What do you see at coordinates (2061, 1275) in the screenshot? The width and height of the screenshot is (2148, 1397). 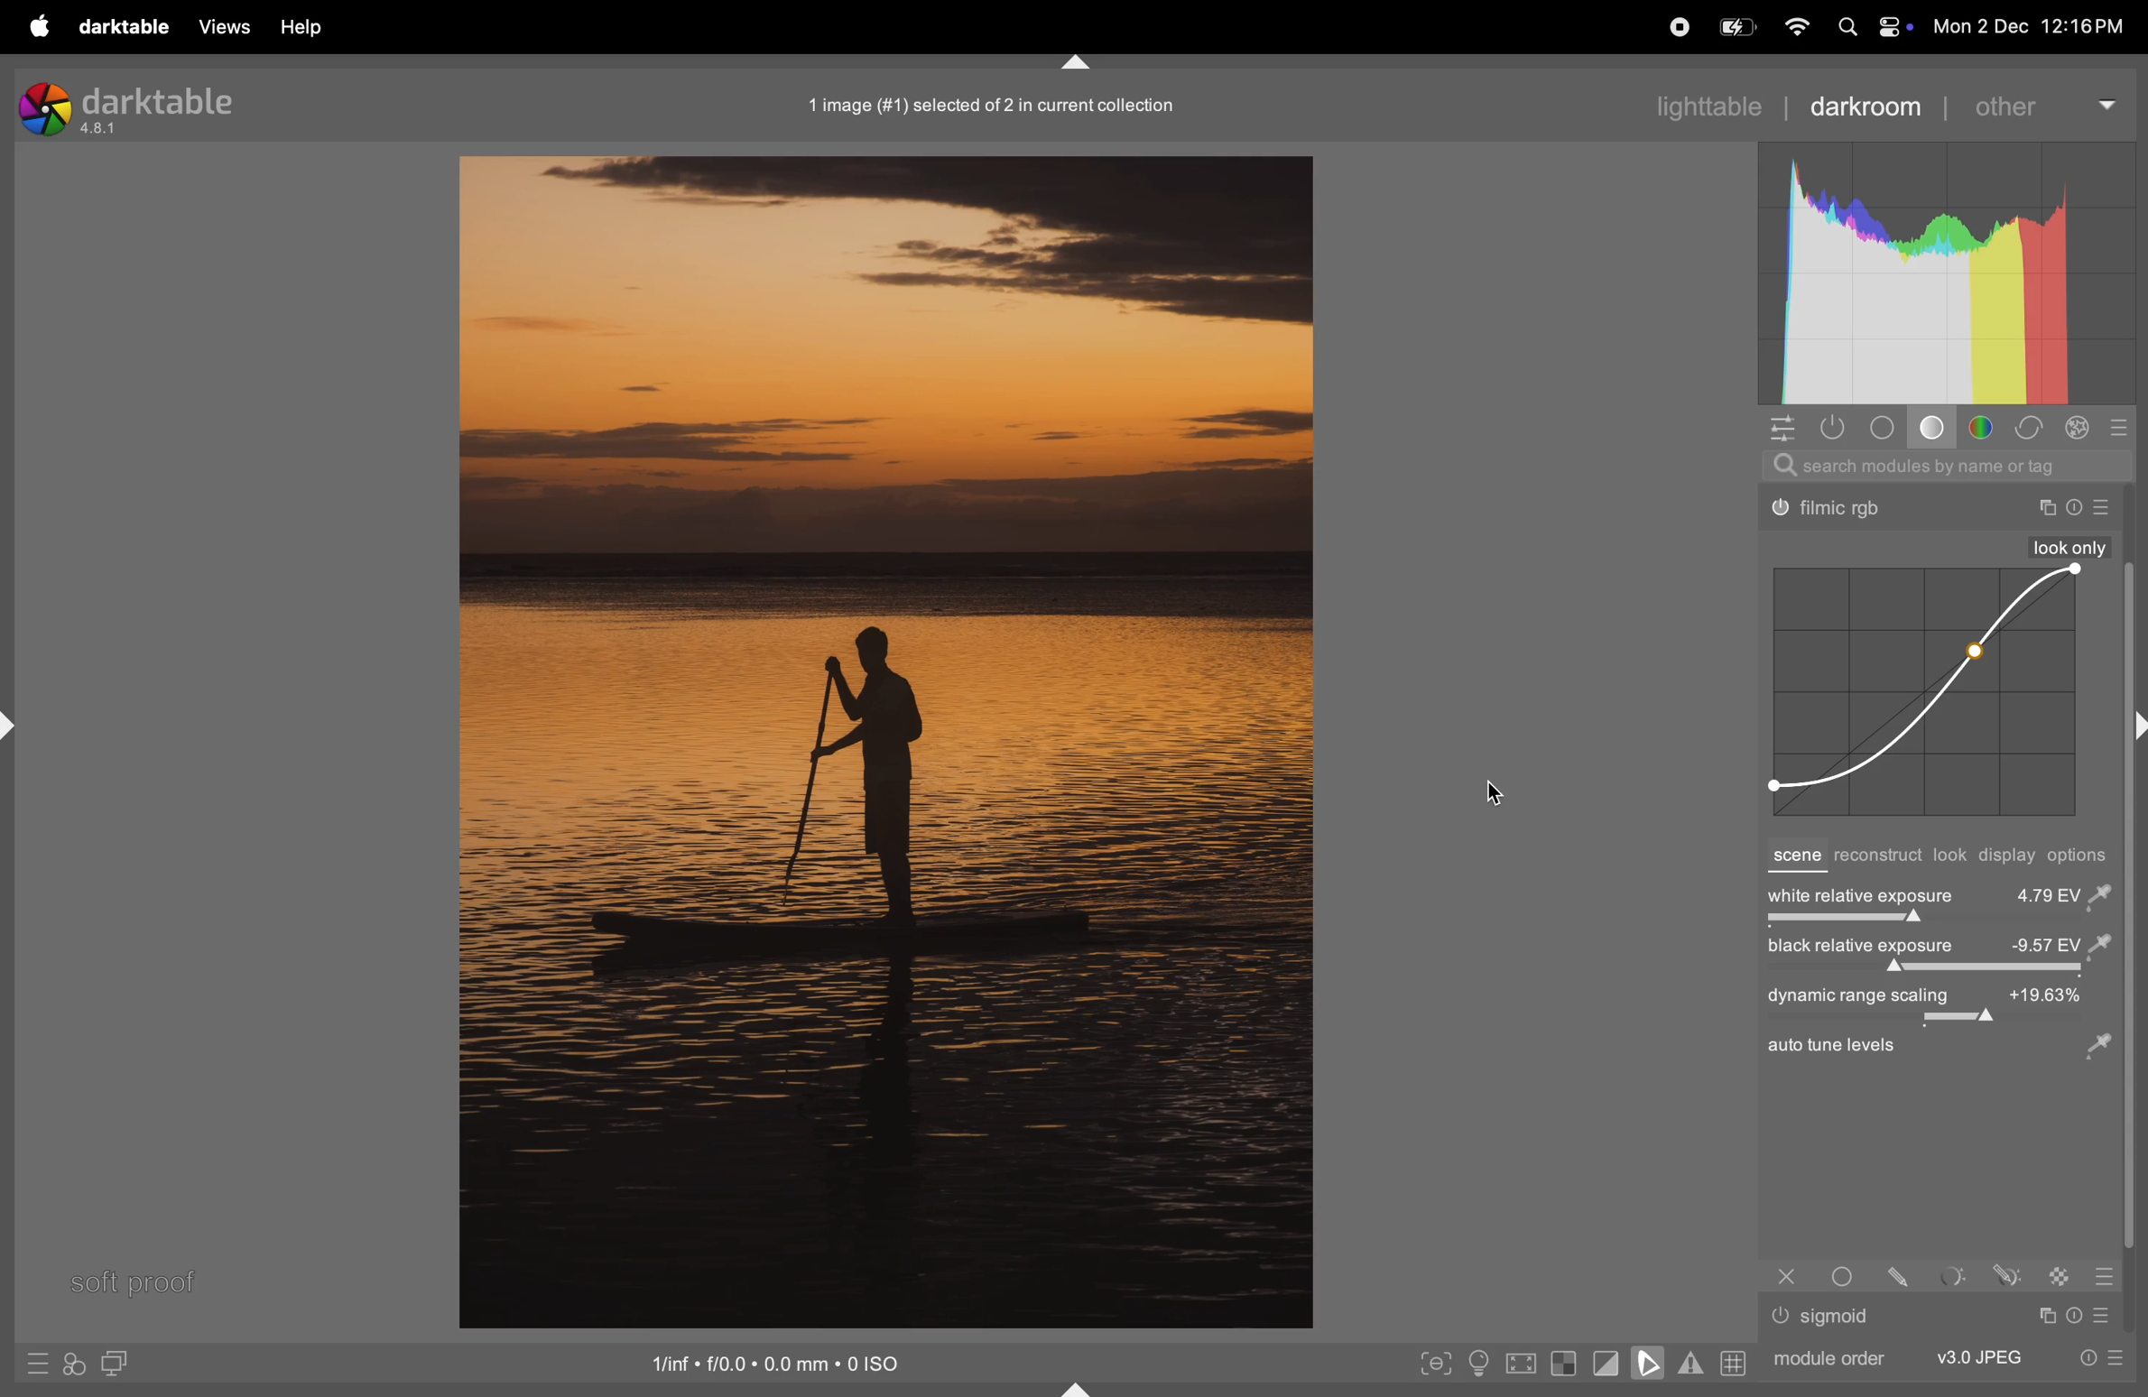 I see `` at bounding box center [2061, 1275].